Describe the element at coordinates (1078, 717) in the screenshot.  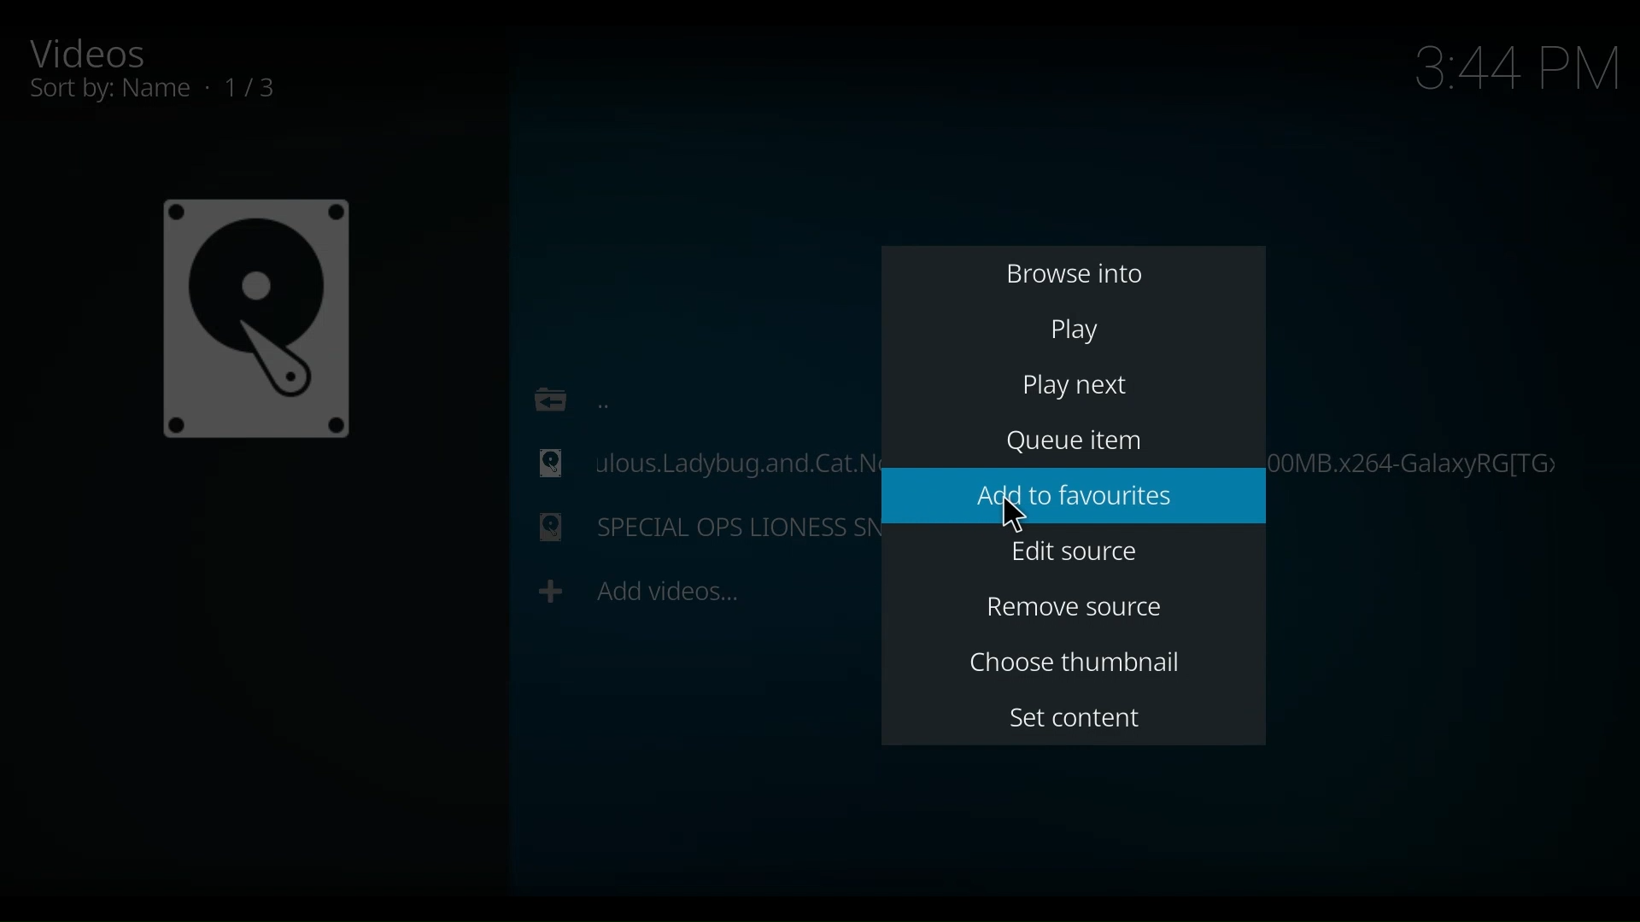
I see `Set Content` at that location.